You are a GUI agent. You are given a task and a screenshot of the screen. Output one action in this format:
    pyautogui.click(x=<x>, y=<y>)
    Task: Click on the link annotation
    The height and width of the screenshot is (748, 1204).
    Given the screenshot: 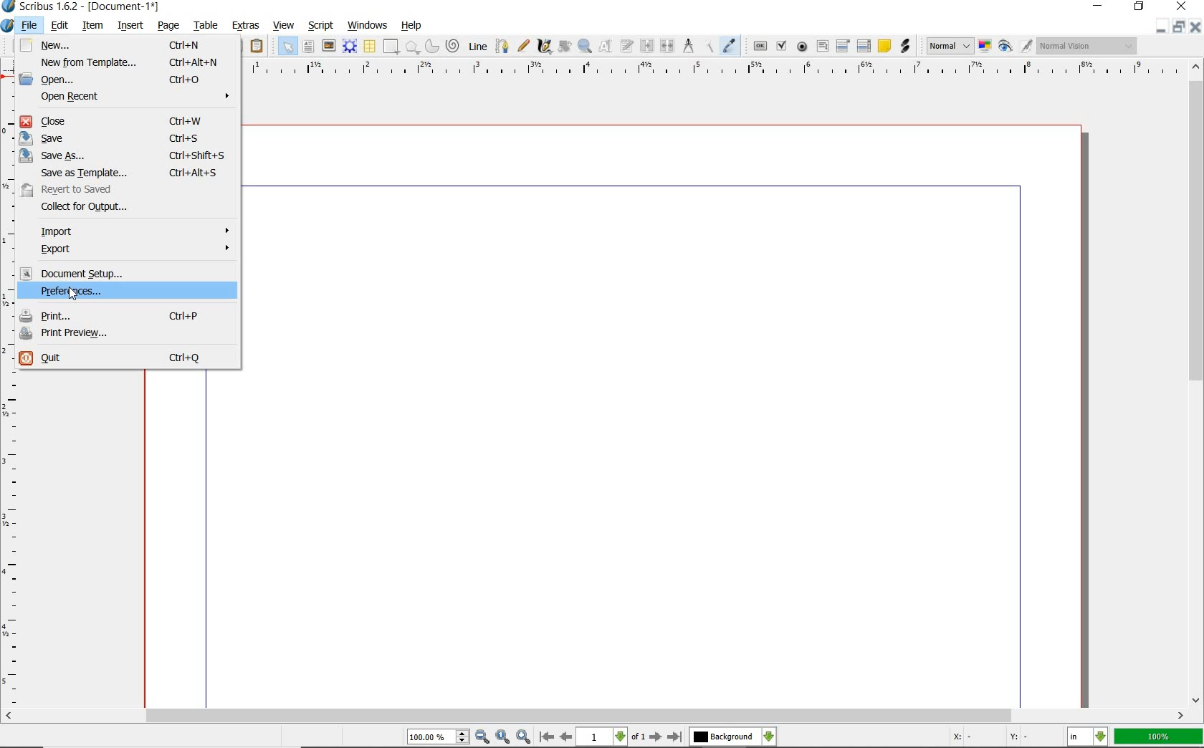 What is the action you would take?
    pyautogui.click(x=905, y=45)
    